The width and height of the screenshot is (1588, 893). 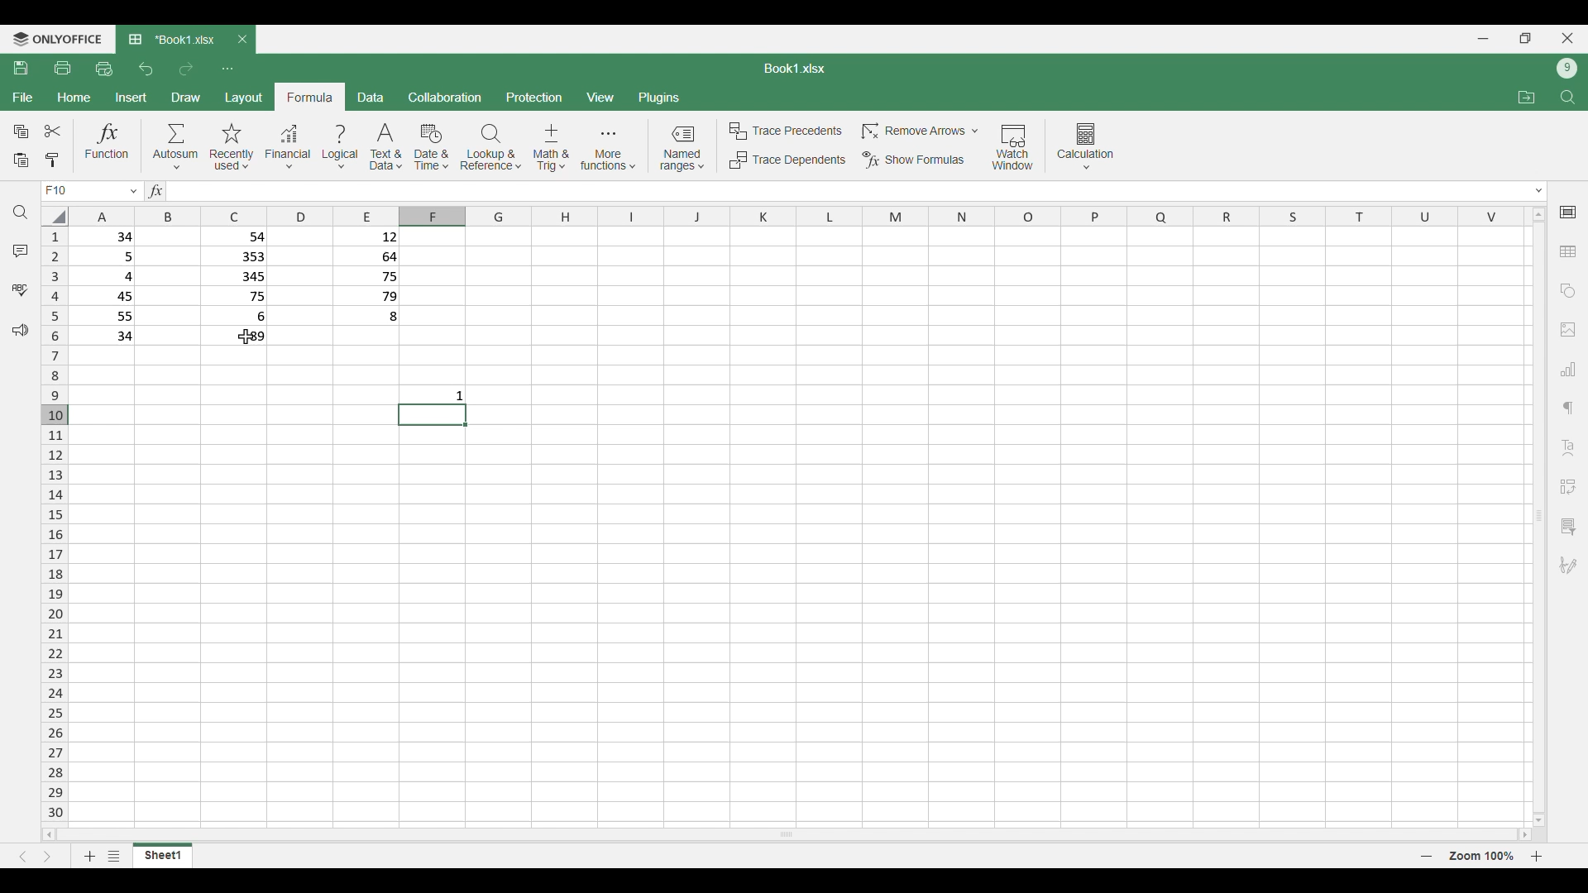 I want to click on Cut, so click(x=53, y=131).